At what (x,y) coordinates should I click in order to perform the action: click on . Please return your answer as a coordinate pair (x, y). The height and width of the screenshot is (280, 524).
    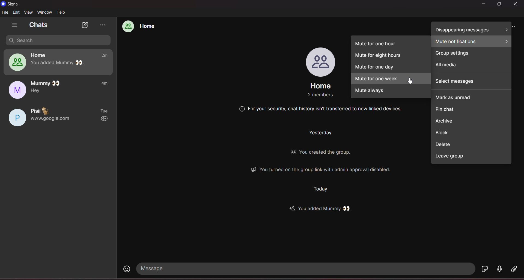
    Looking at the image, I should click on (320, 170).